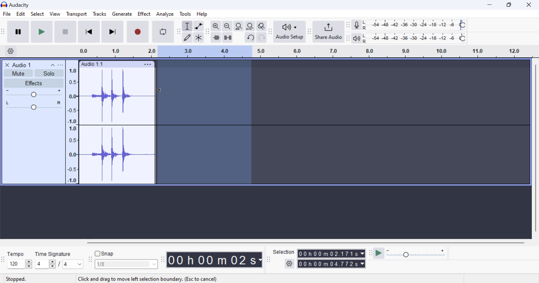 The image size is (539, 283). I want to click on Cursor, so click(160, 91).